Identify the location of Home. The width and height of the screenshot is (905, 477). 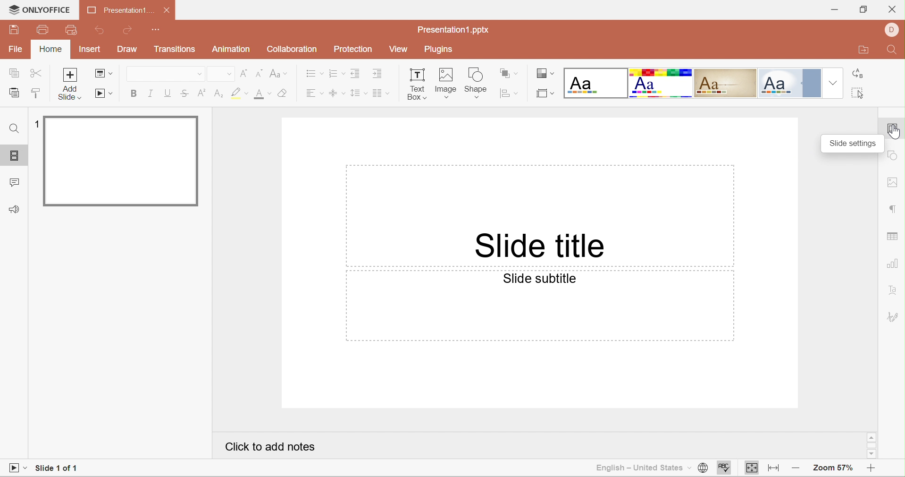
(52, 50).